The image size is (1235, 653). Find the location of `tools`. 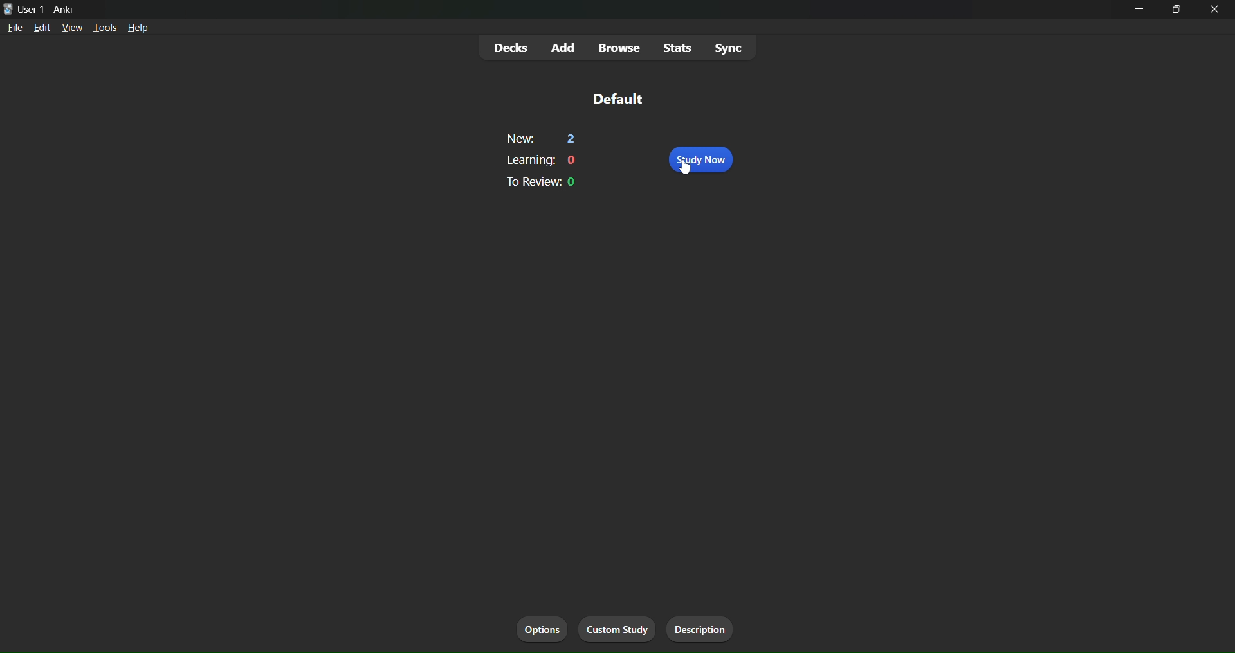

tools is located at coordinates (106, 26).